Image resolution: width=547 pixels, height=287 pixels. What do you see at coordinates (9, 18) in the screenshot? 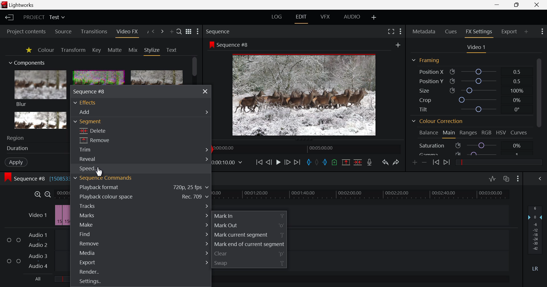
I see `Back to Homepage` at bounding box center [9, 18].